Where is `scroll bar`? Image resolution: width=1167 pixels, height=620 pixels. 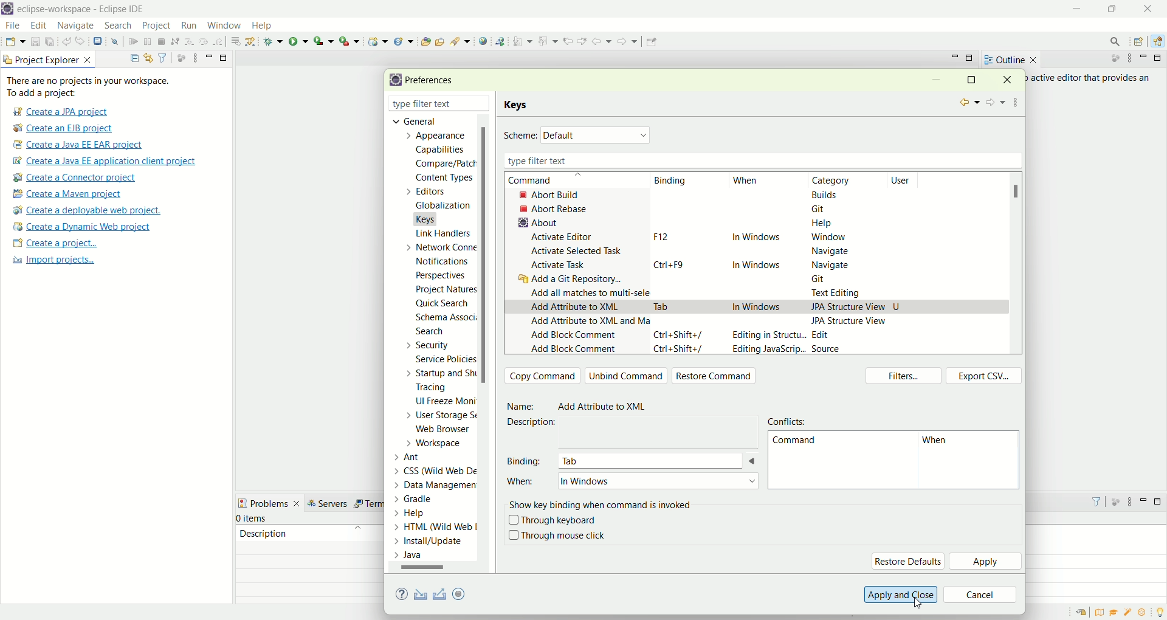
scroll bar is located at coordinates (428, 570).